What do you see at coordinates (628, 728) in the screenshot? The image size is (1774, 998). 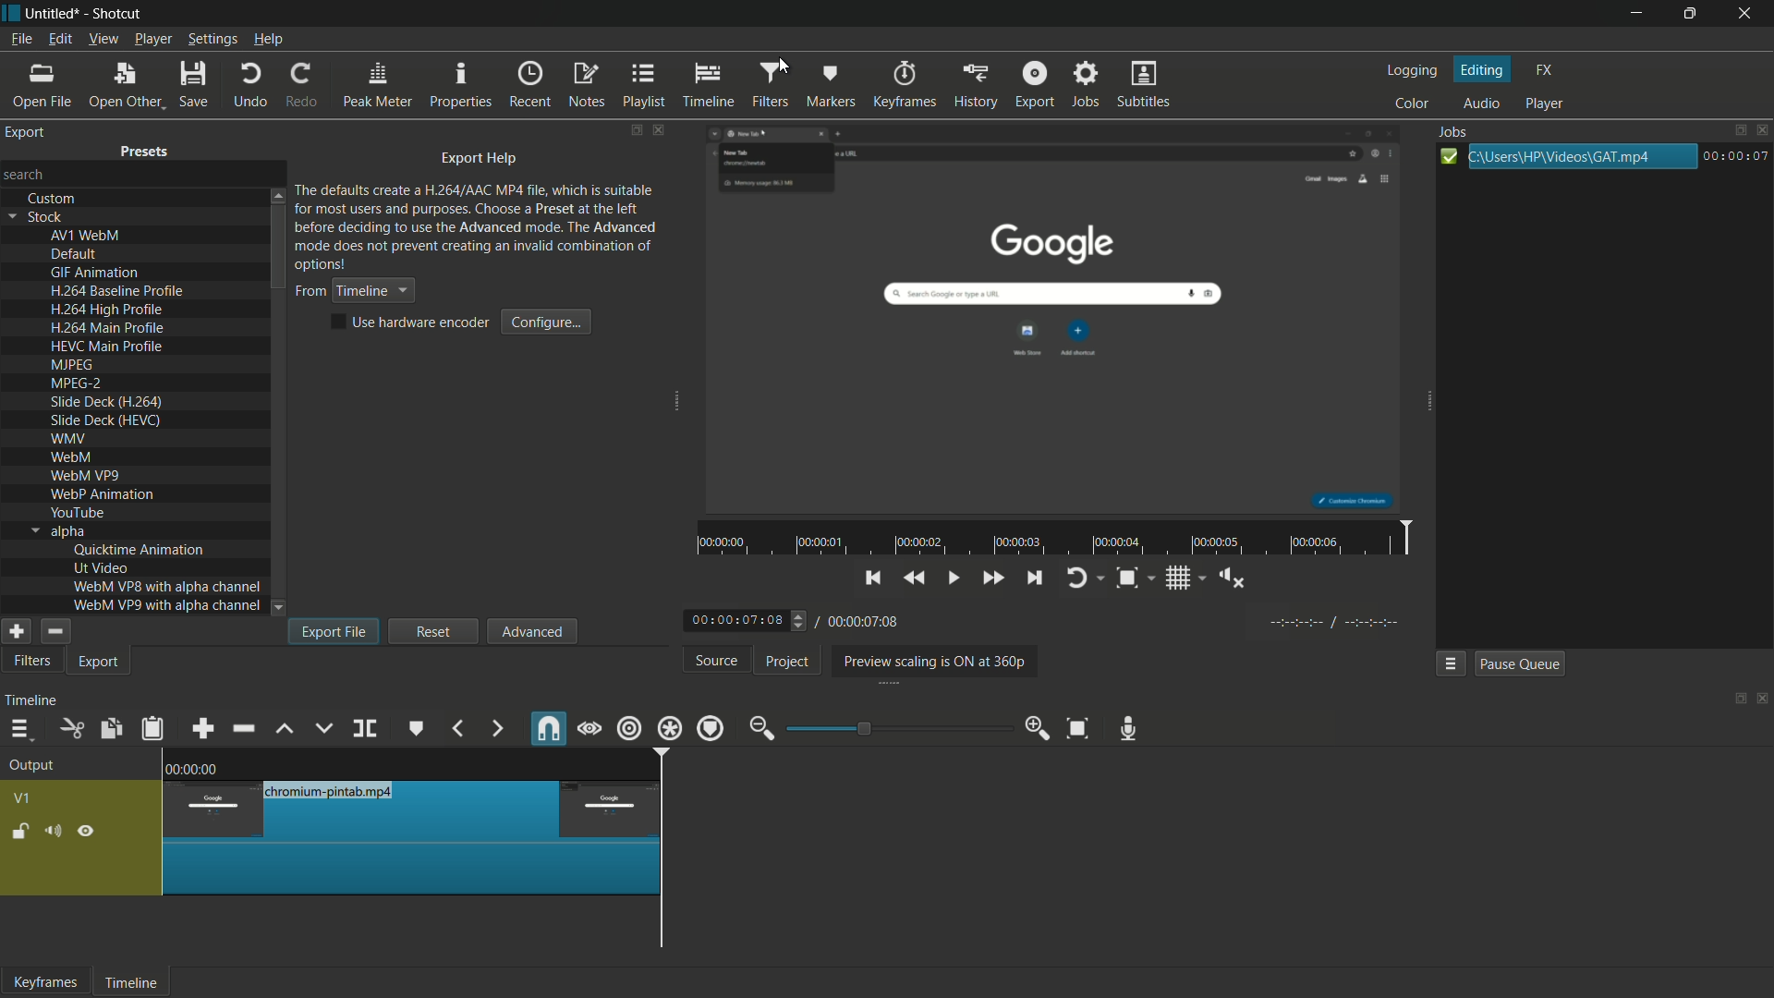 I see `ripple` at bounding box center [628, 728].